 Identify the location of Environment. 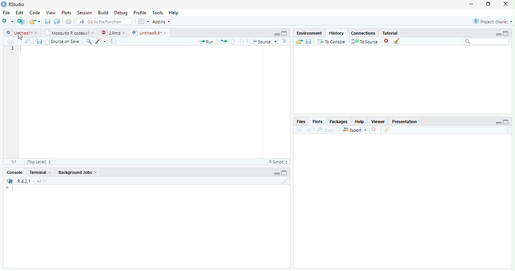
(309, 33).